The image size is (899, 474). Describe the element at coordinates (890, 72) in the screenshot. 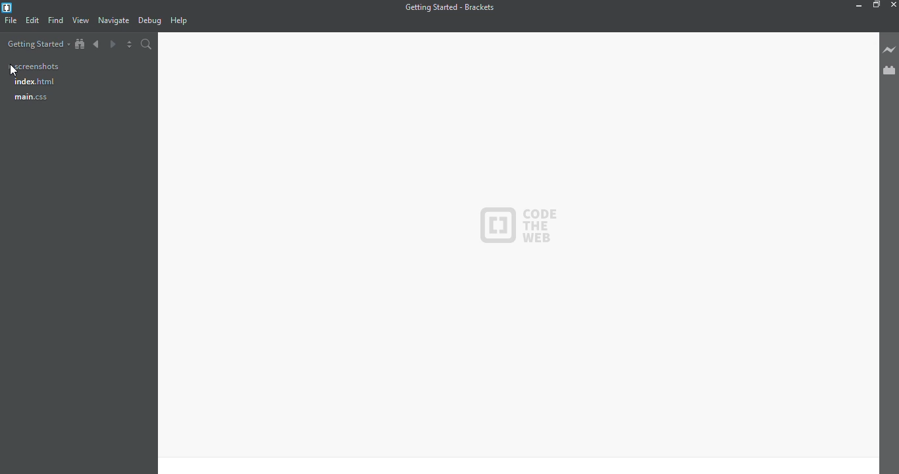

I see `extension manager` at that location.